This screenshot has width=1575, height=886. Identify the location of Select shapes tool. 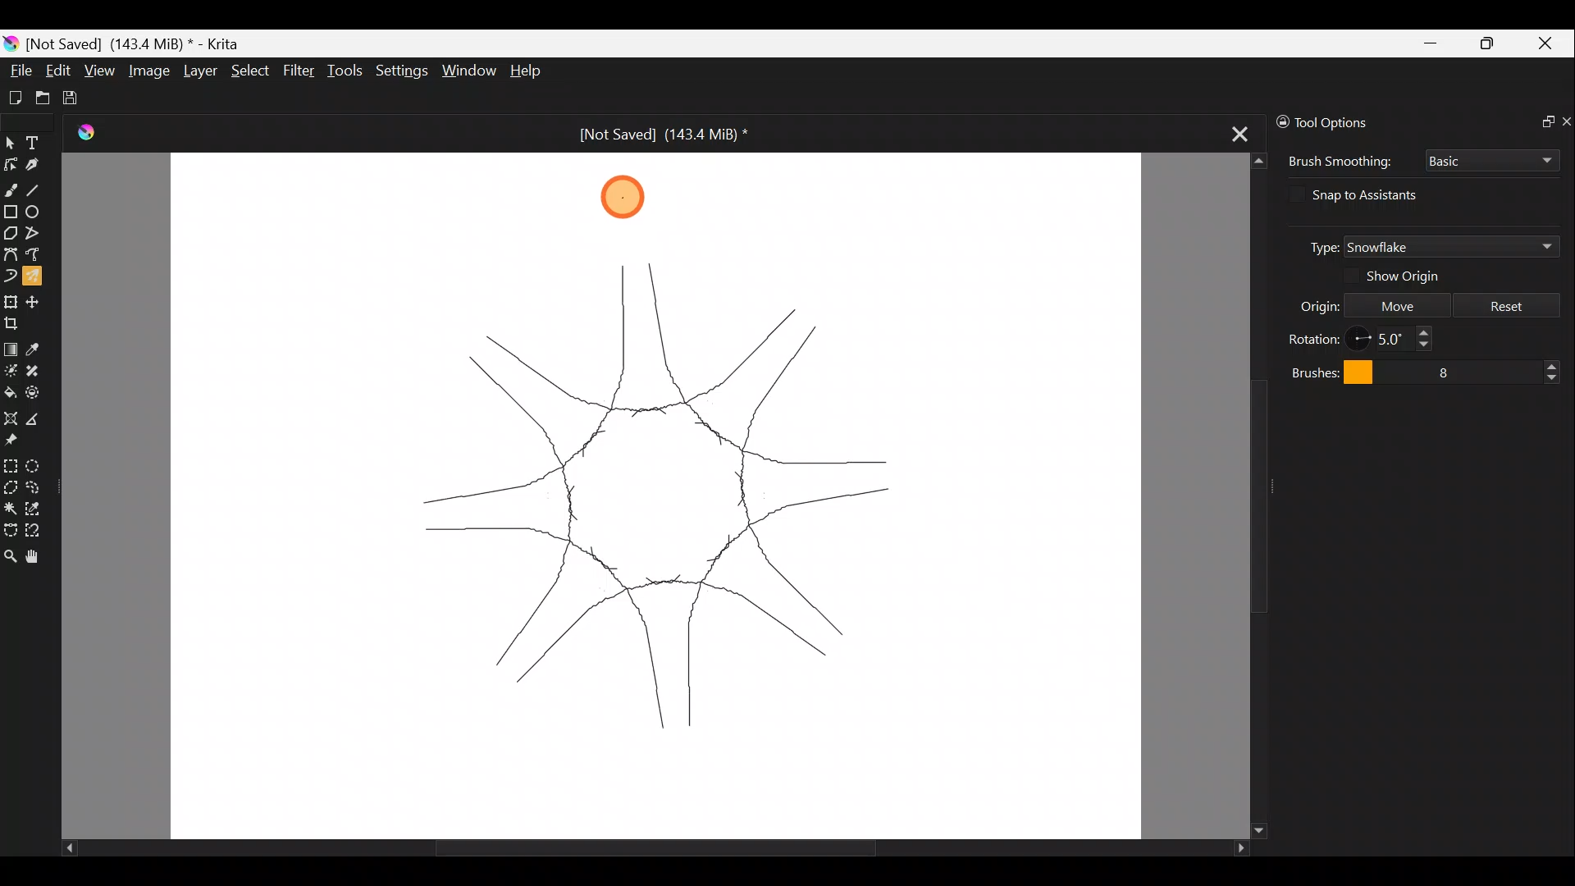
(11, 142).